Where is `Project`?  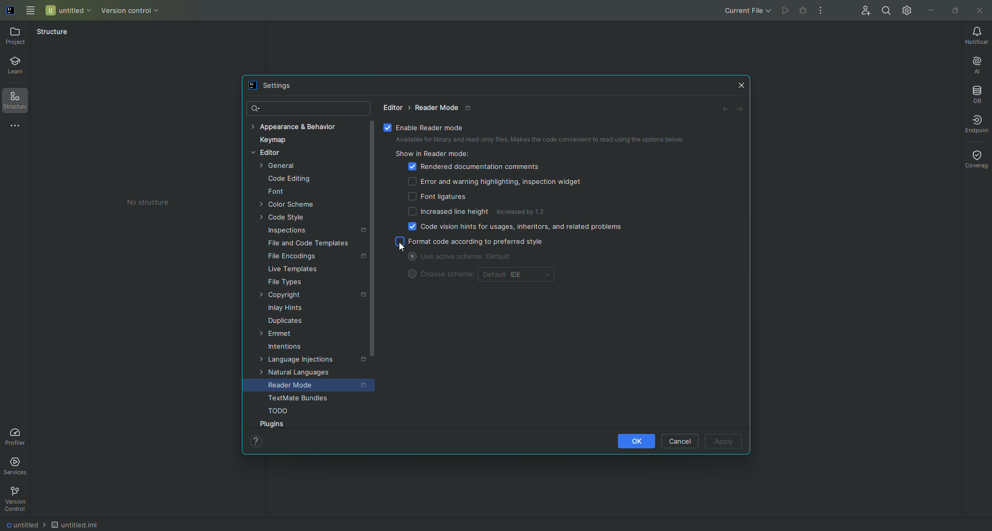
Project is located at coordinates (15, 37).